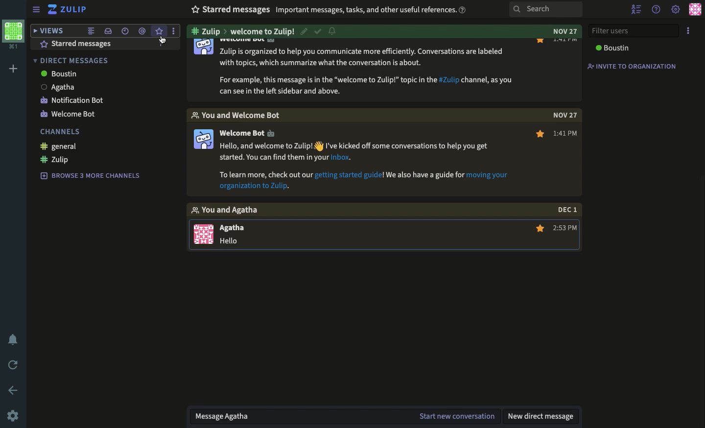  Describe the element at coordinates (356, 152) in the screenshot. I see `# Hello, and welcome to Zulip! 3g I've kicked off some conversations to help you get
started. You can find them in your Inbox.` at that location.